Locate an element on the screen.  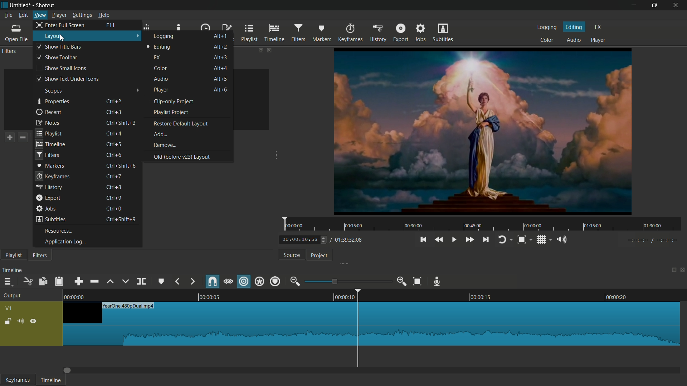
lift is located at coordinates (111, 282).